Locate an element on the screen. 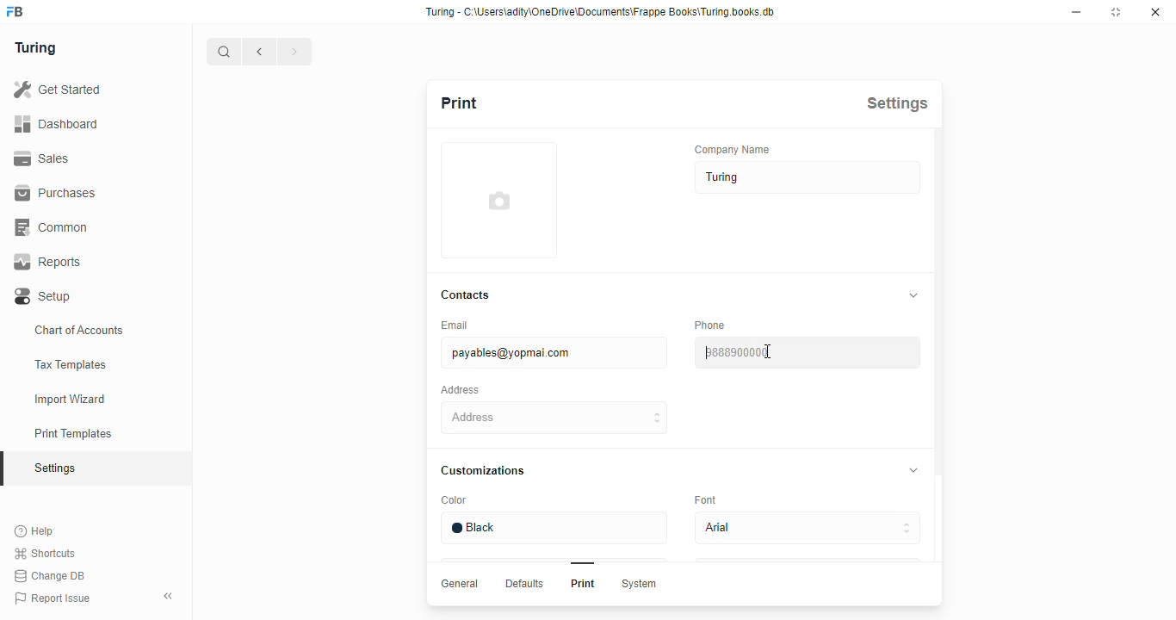 Image resolution: width=1176 pixels, height=620 pixels. Get Started is located at coordinates (78, 88).